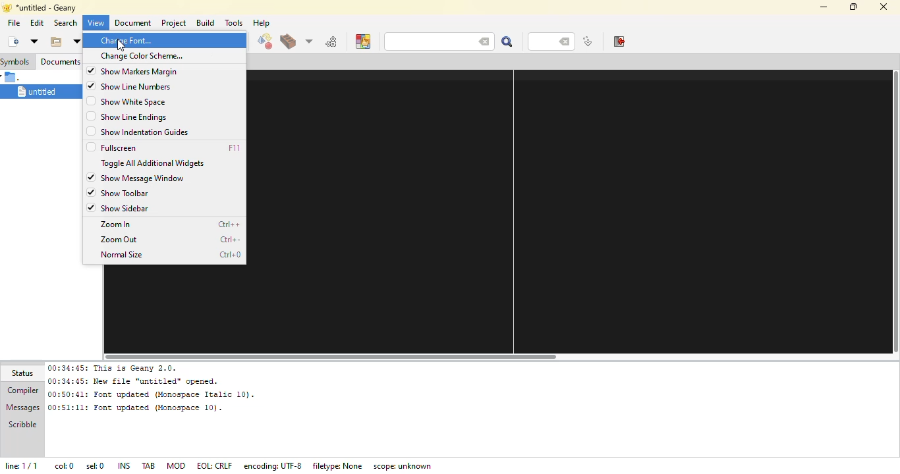 Image resolution: width=900 pixels, height=474 pixels. What do you see at coordinates (121, 239) in the screenshot?
I see `zoom out` at bounding box center [121, 239].